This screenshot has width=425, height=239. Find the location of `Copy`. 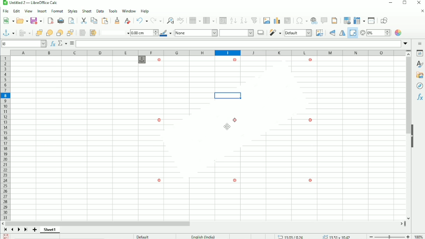

Copy is located at coordinates (94, 20).